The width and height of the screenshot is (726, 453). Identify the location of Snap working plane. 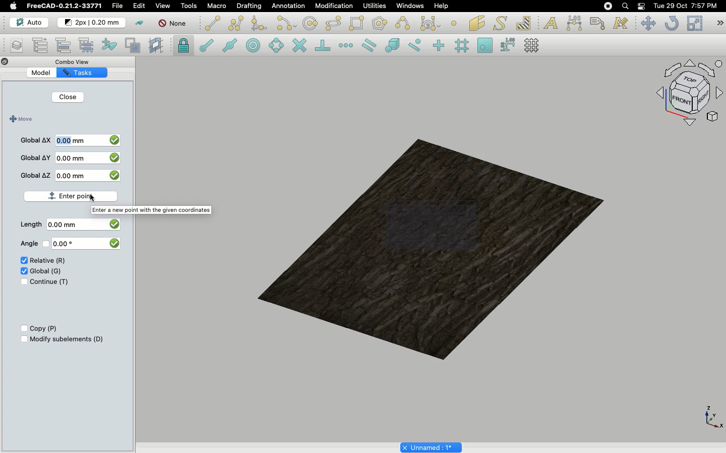
(485, 46).